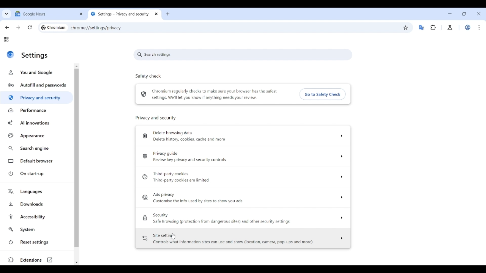 This screenshot has width=486, height=273. I want to click on Browser safety check symbol, so click(144, 94).